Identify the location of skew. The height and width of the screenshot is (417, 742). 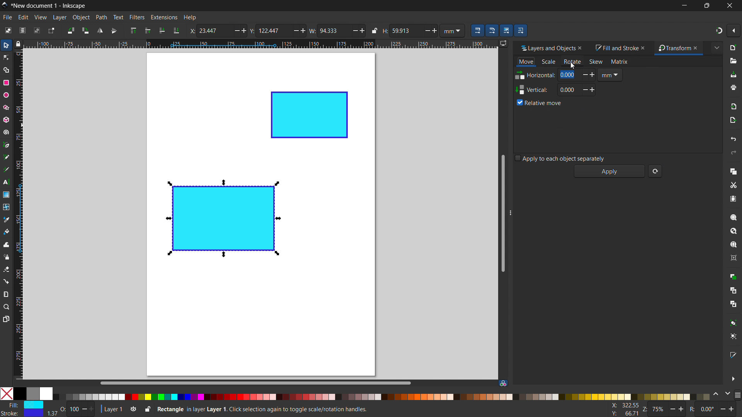
(596, 62).